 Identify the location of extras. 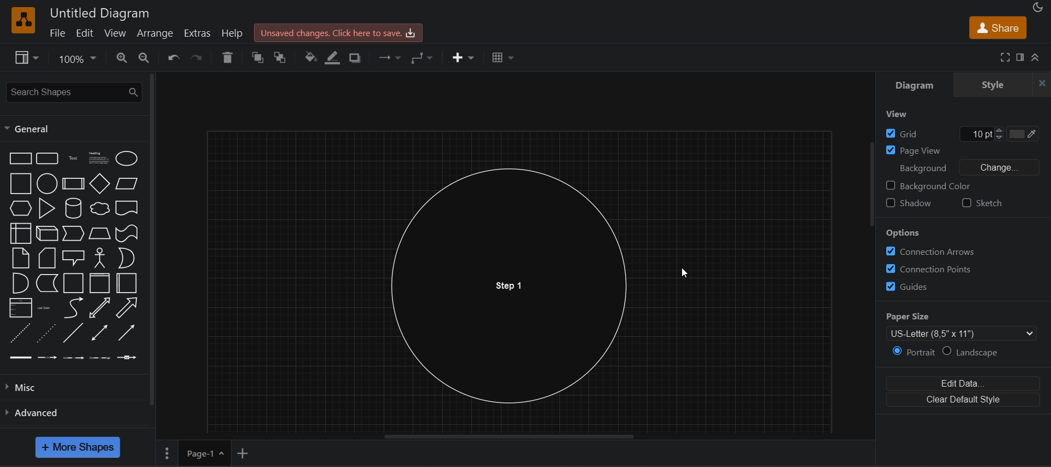
(198, 34).